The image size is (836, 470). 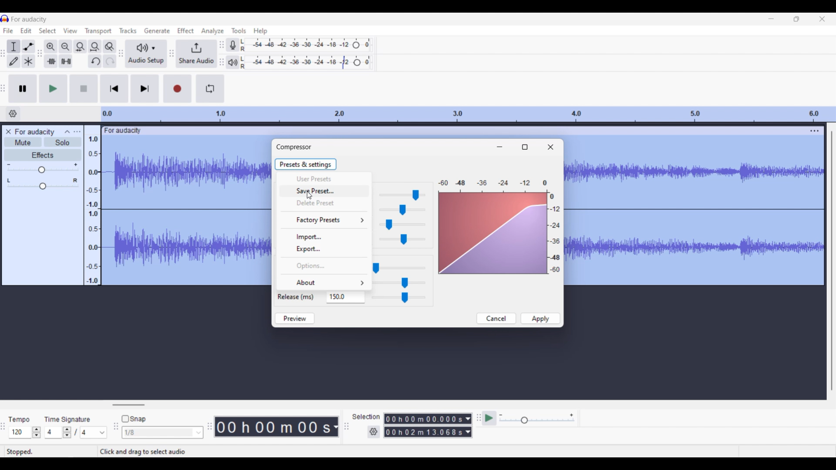 I want to click on Snap, so click(x=134, y=419).